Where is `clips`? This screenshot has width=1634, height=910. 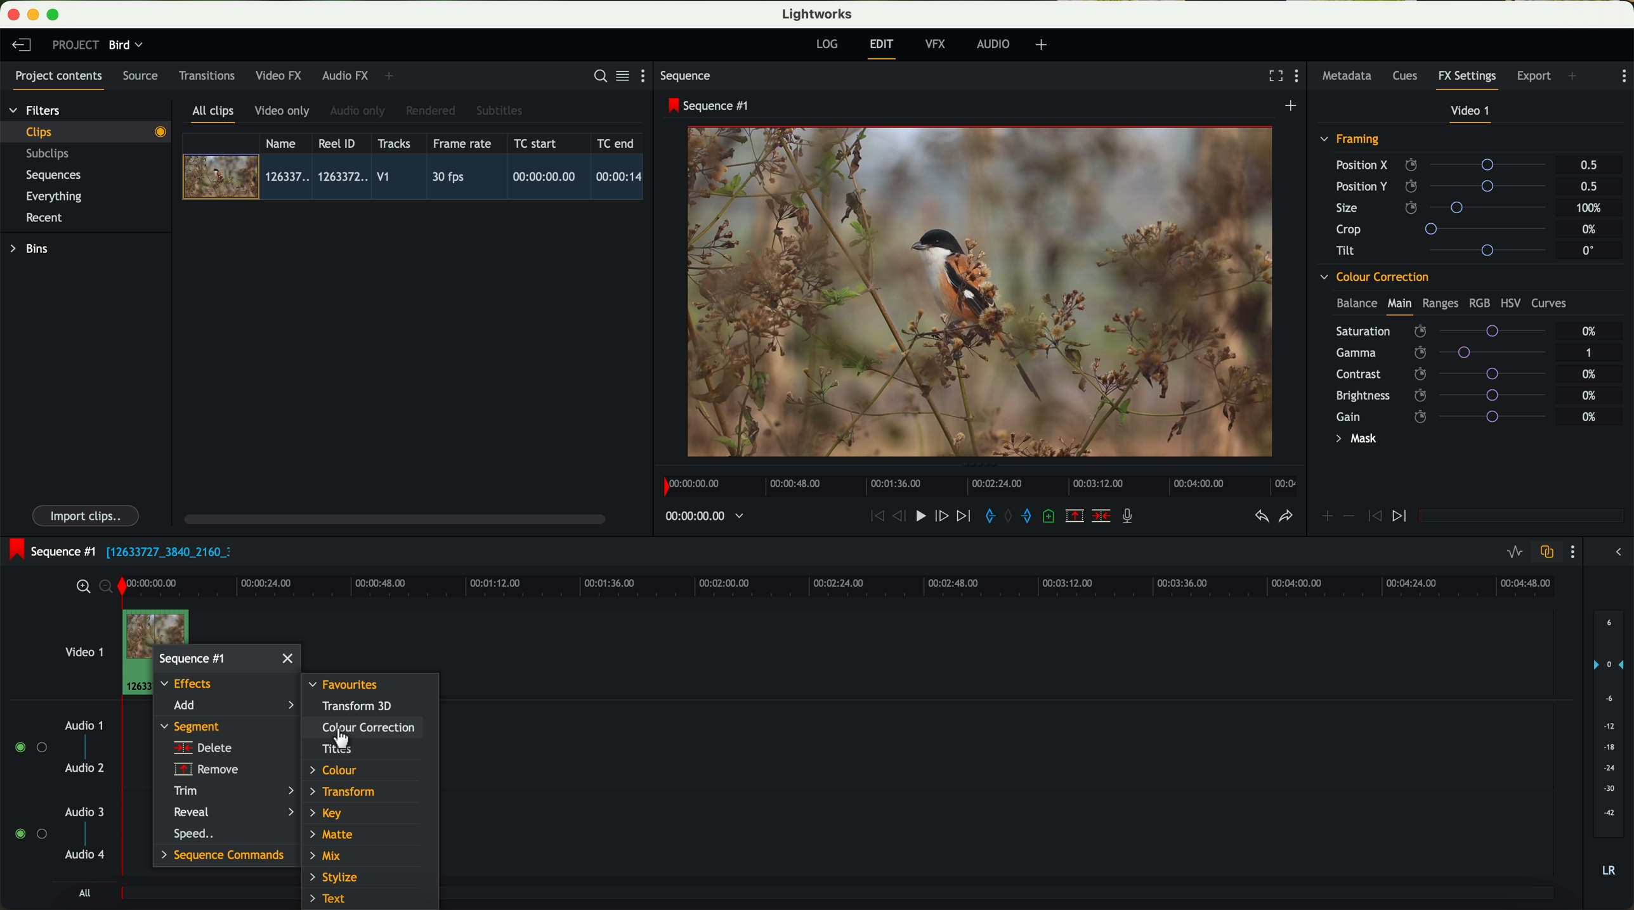
clips is located at coordinates (86, 131).